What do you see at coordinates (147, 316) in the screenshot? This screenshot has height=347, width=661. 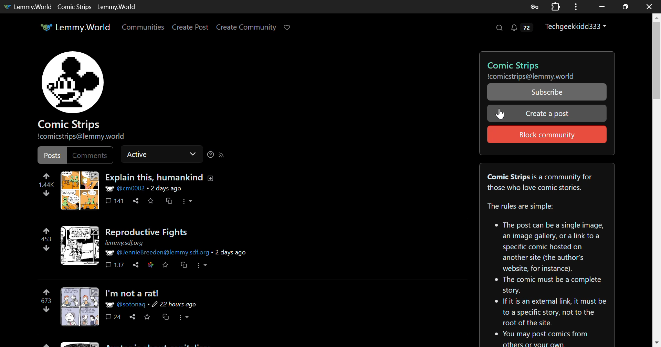 I see `Save` at bounding box center [147, 316].